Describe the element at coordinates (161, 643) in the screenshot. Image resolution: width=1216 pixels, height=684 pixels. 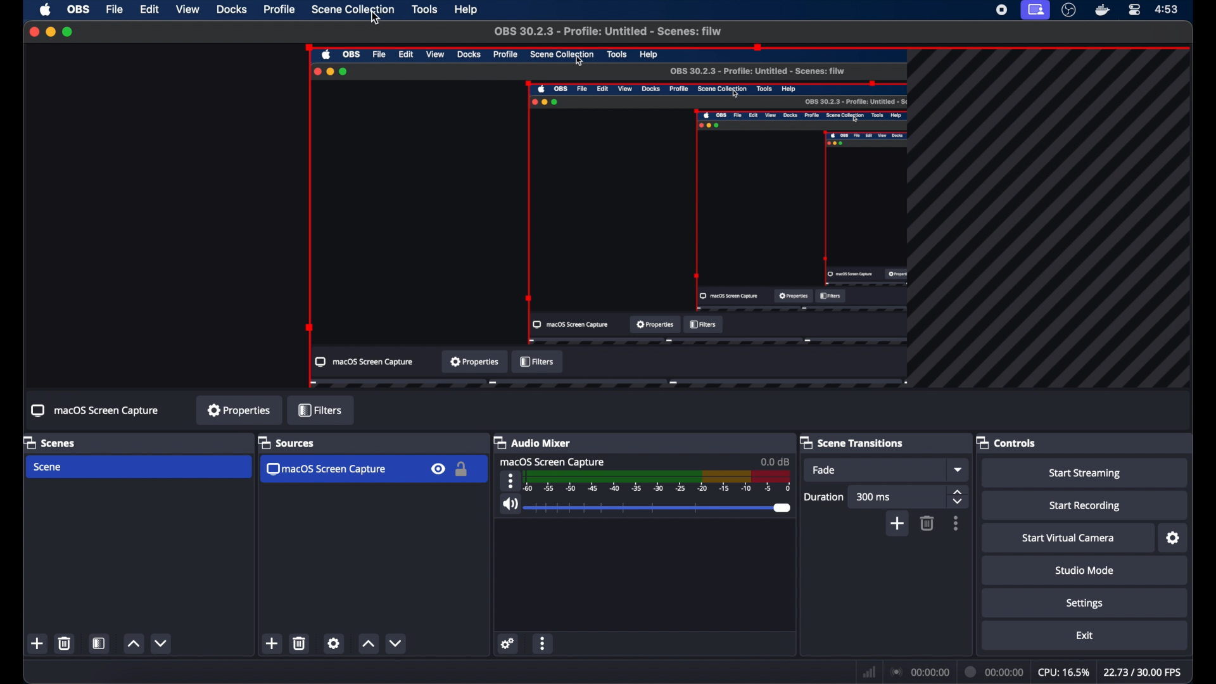
I see `decrement` at that location.